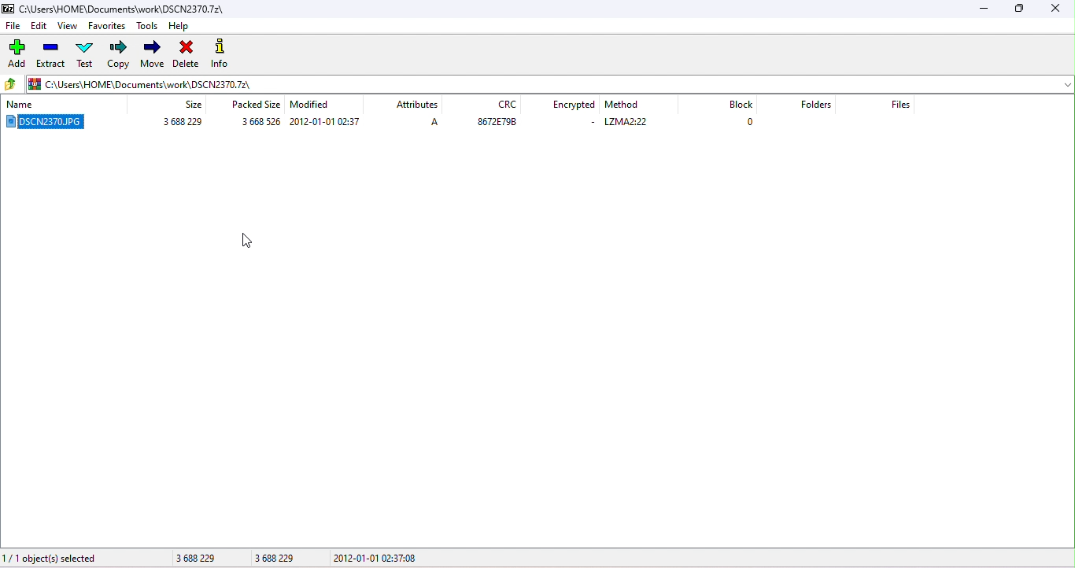 This screenshot has width=1075, height=568. I want to click on block, so click(742, 105).